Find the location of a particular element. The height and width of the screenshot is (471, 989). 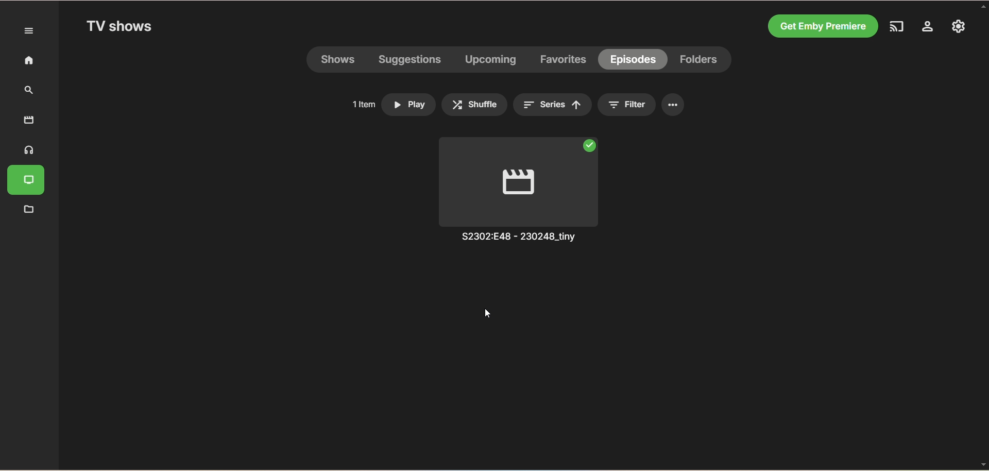

expand is located at coordinates (29, 31).